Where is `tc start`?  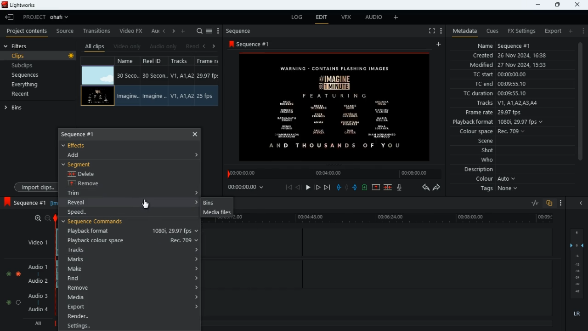
tc start is located at coordinates (514, 75).